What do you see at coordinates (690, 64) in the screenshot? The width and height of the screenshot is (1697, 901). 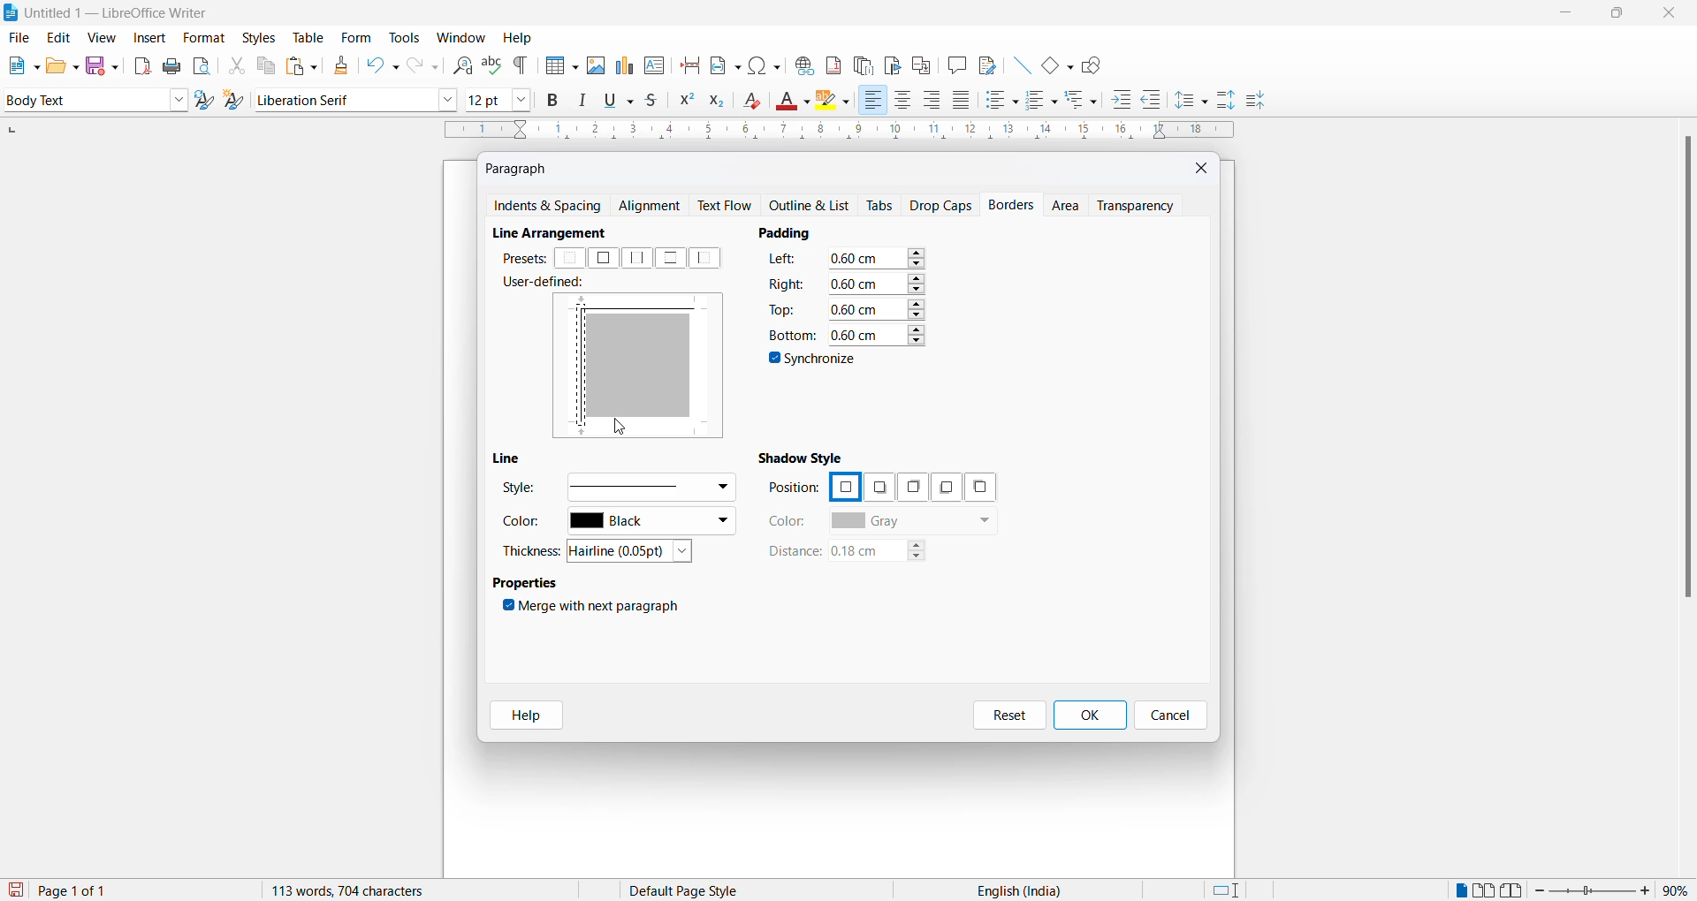 I see `page break` at bounding box center [690, 64].